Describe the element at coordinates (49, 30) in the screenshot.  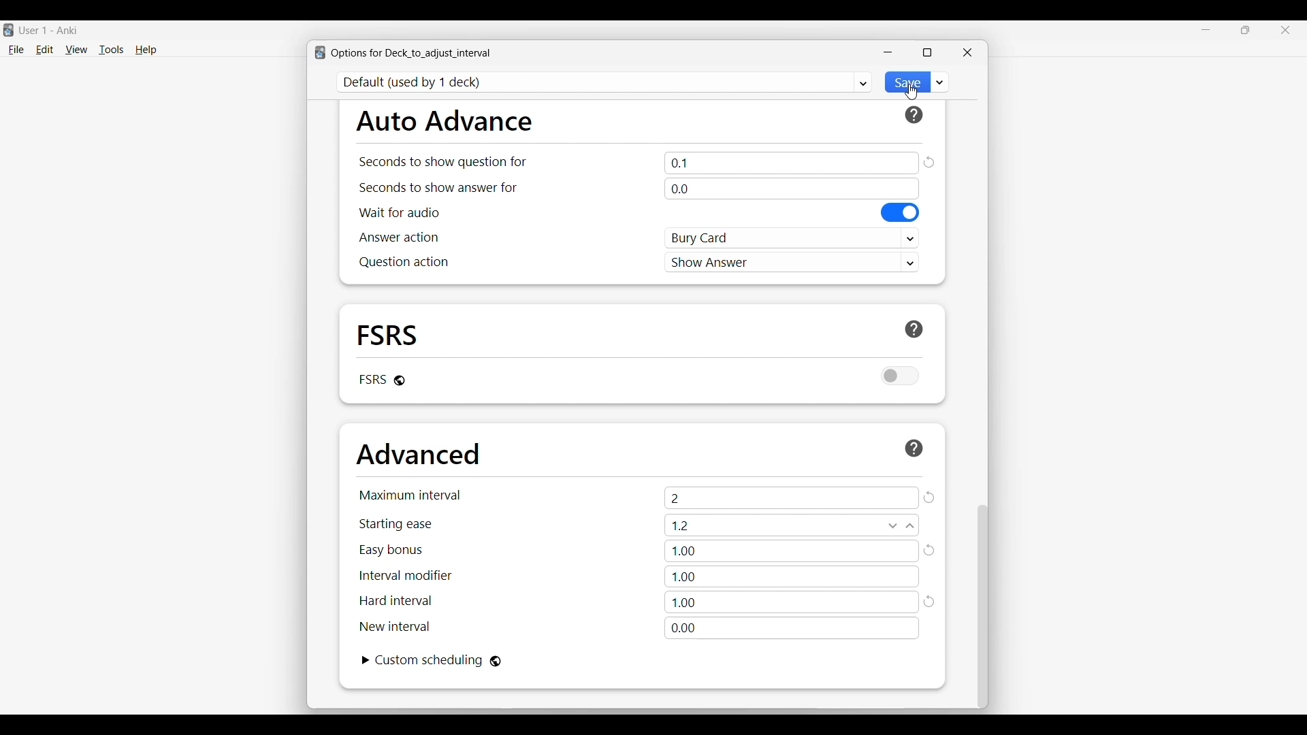
I see `User 1 - Anki` at that location.